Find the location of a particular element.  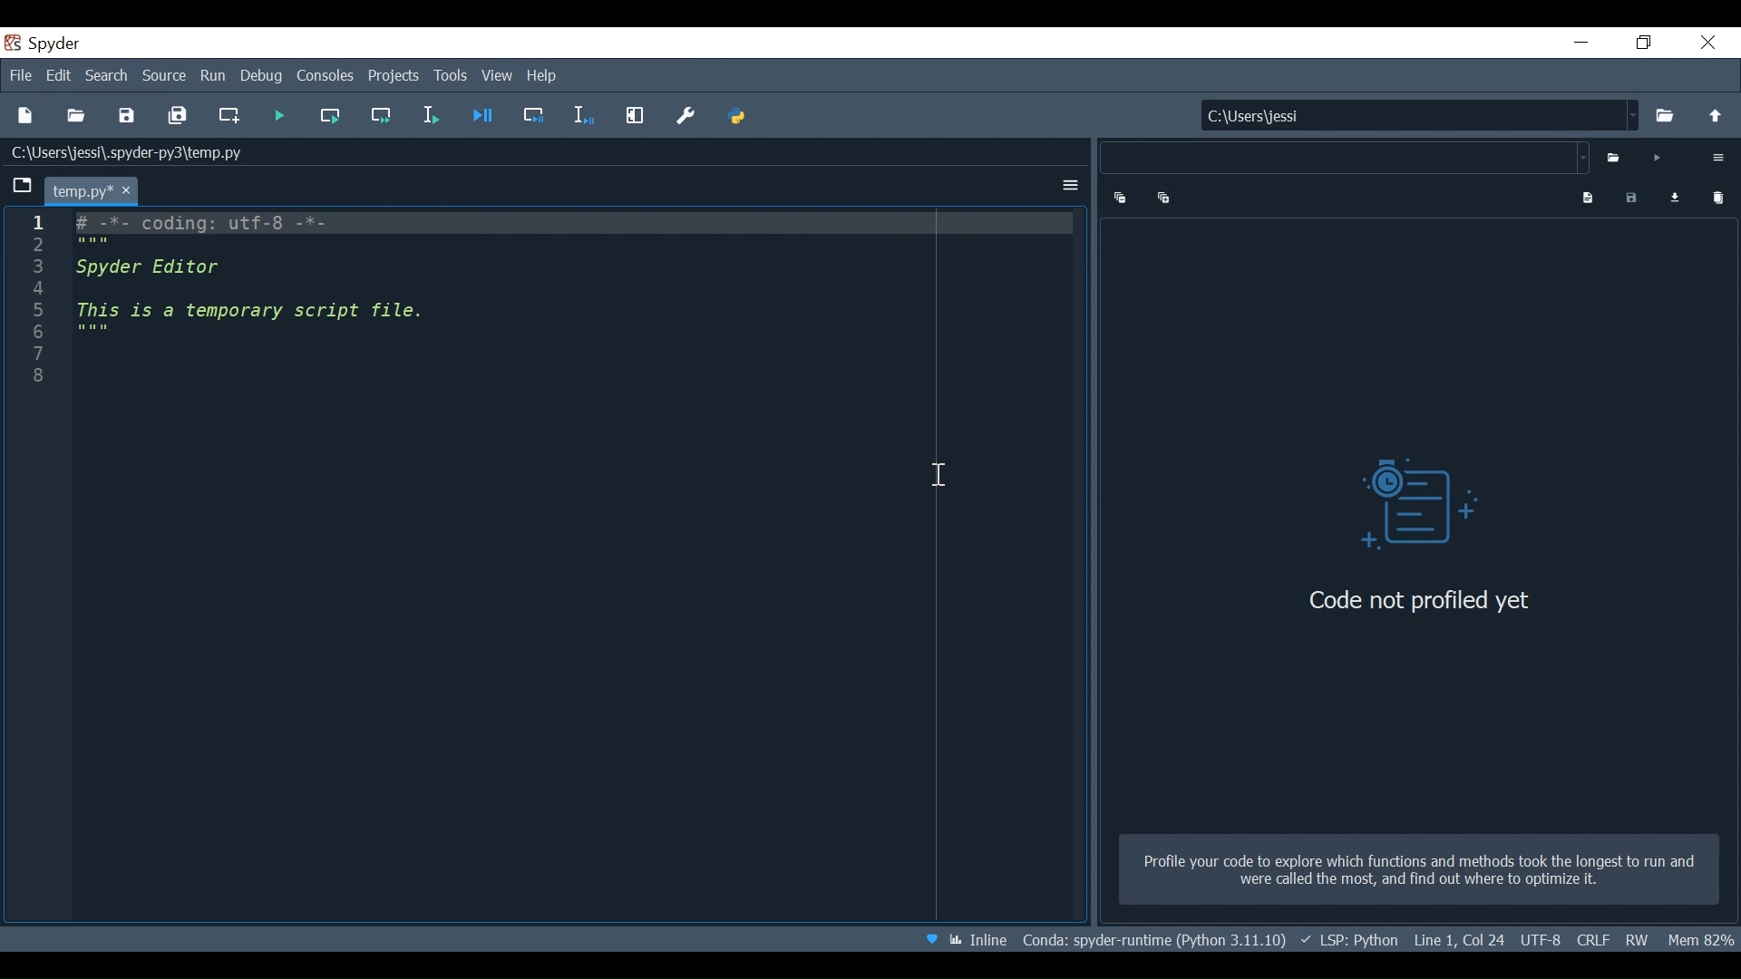

Open File is located at coordinates (75, 117).